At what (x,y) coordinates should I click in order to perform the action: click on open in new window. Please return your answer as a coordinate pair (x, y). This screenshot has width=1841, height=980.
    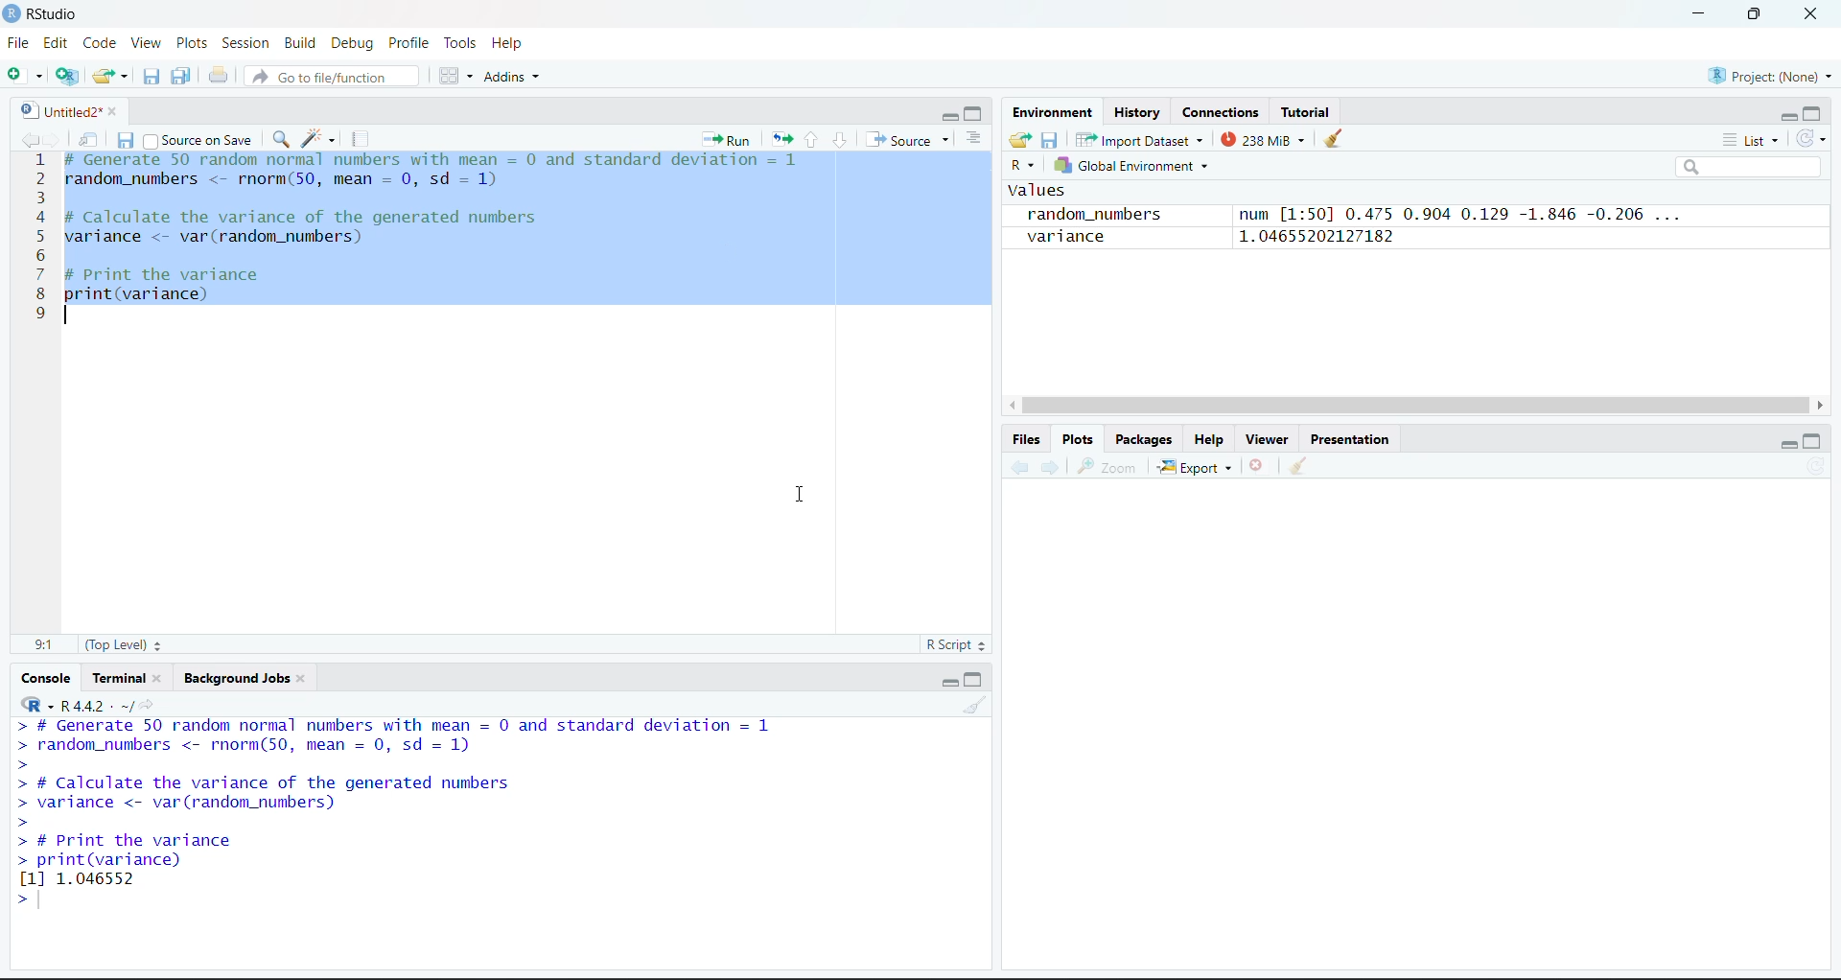
    Looking at the image, I should click on (89, 139).